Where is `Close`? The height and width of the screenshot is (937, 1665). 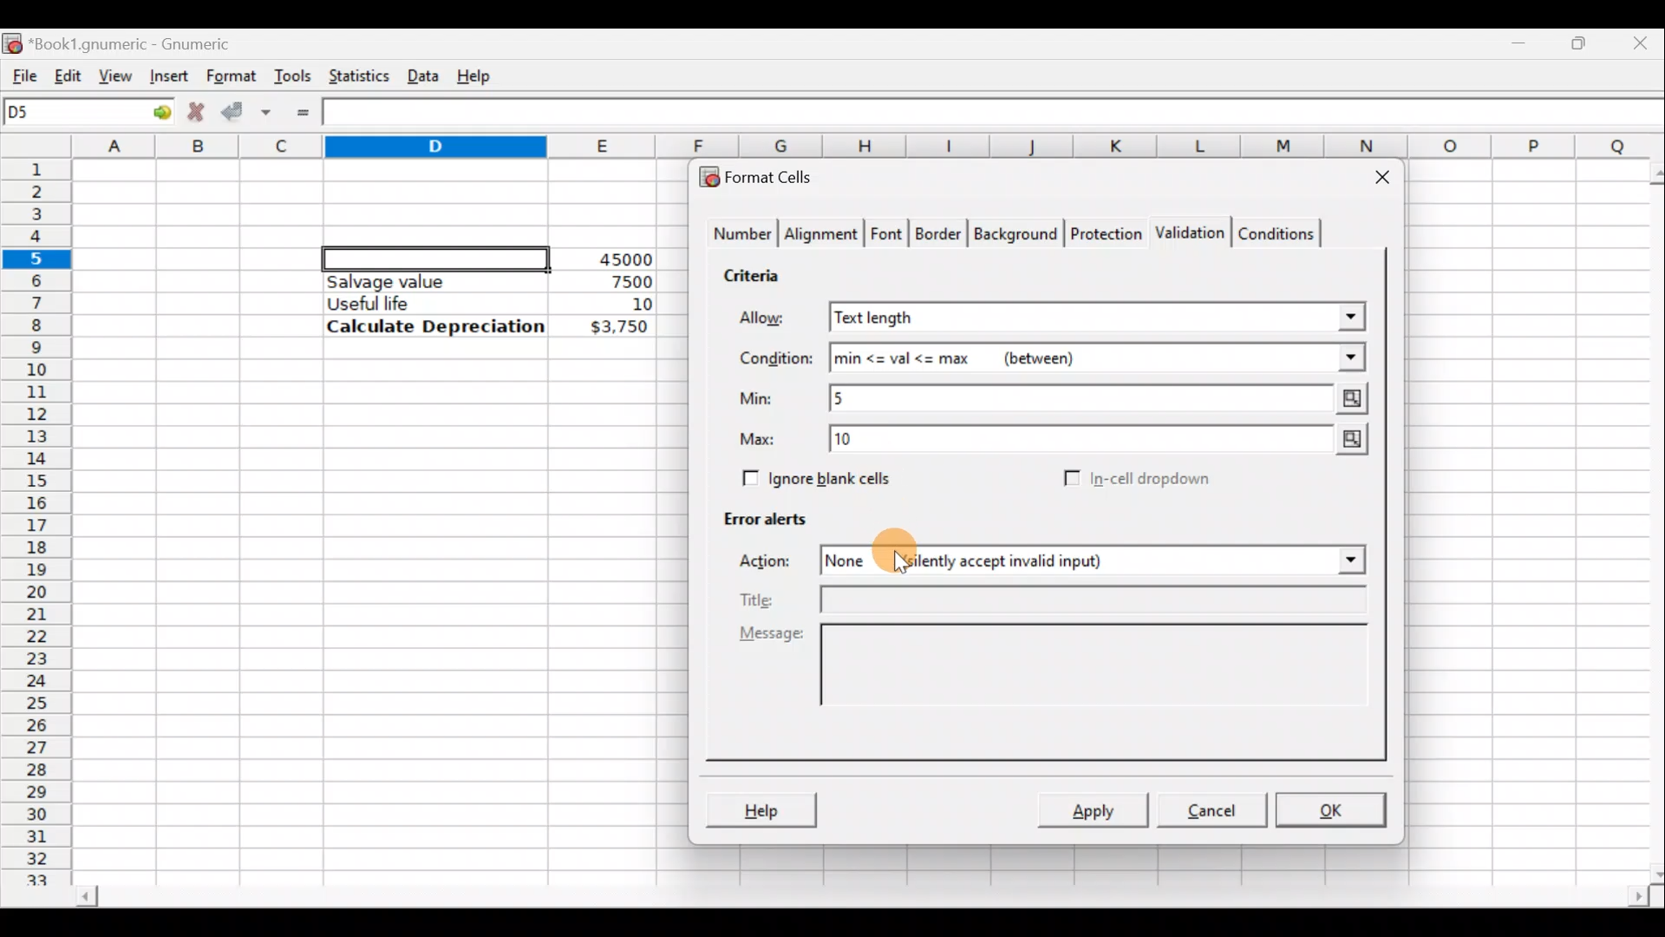 Close is located at coordinates (1643, 42).